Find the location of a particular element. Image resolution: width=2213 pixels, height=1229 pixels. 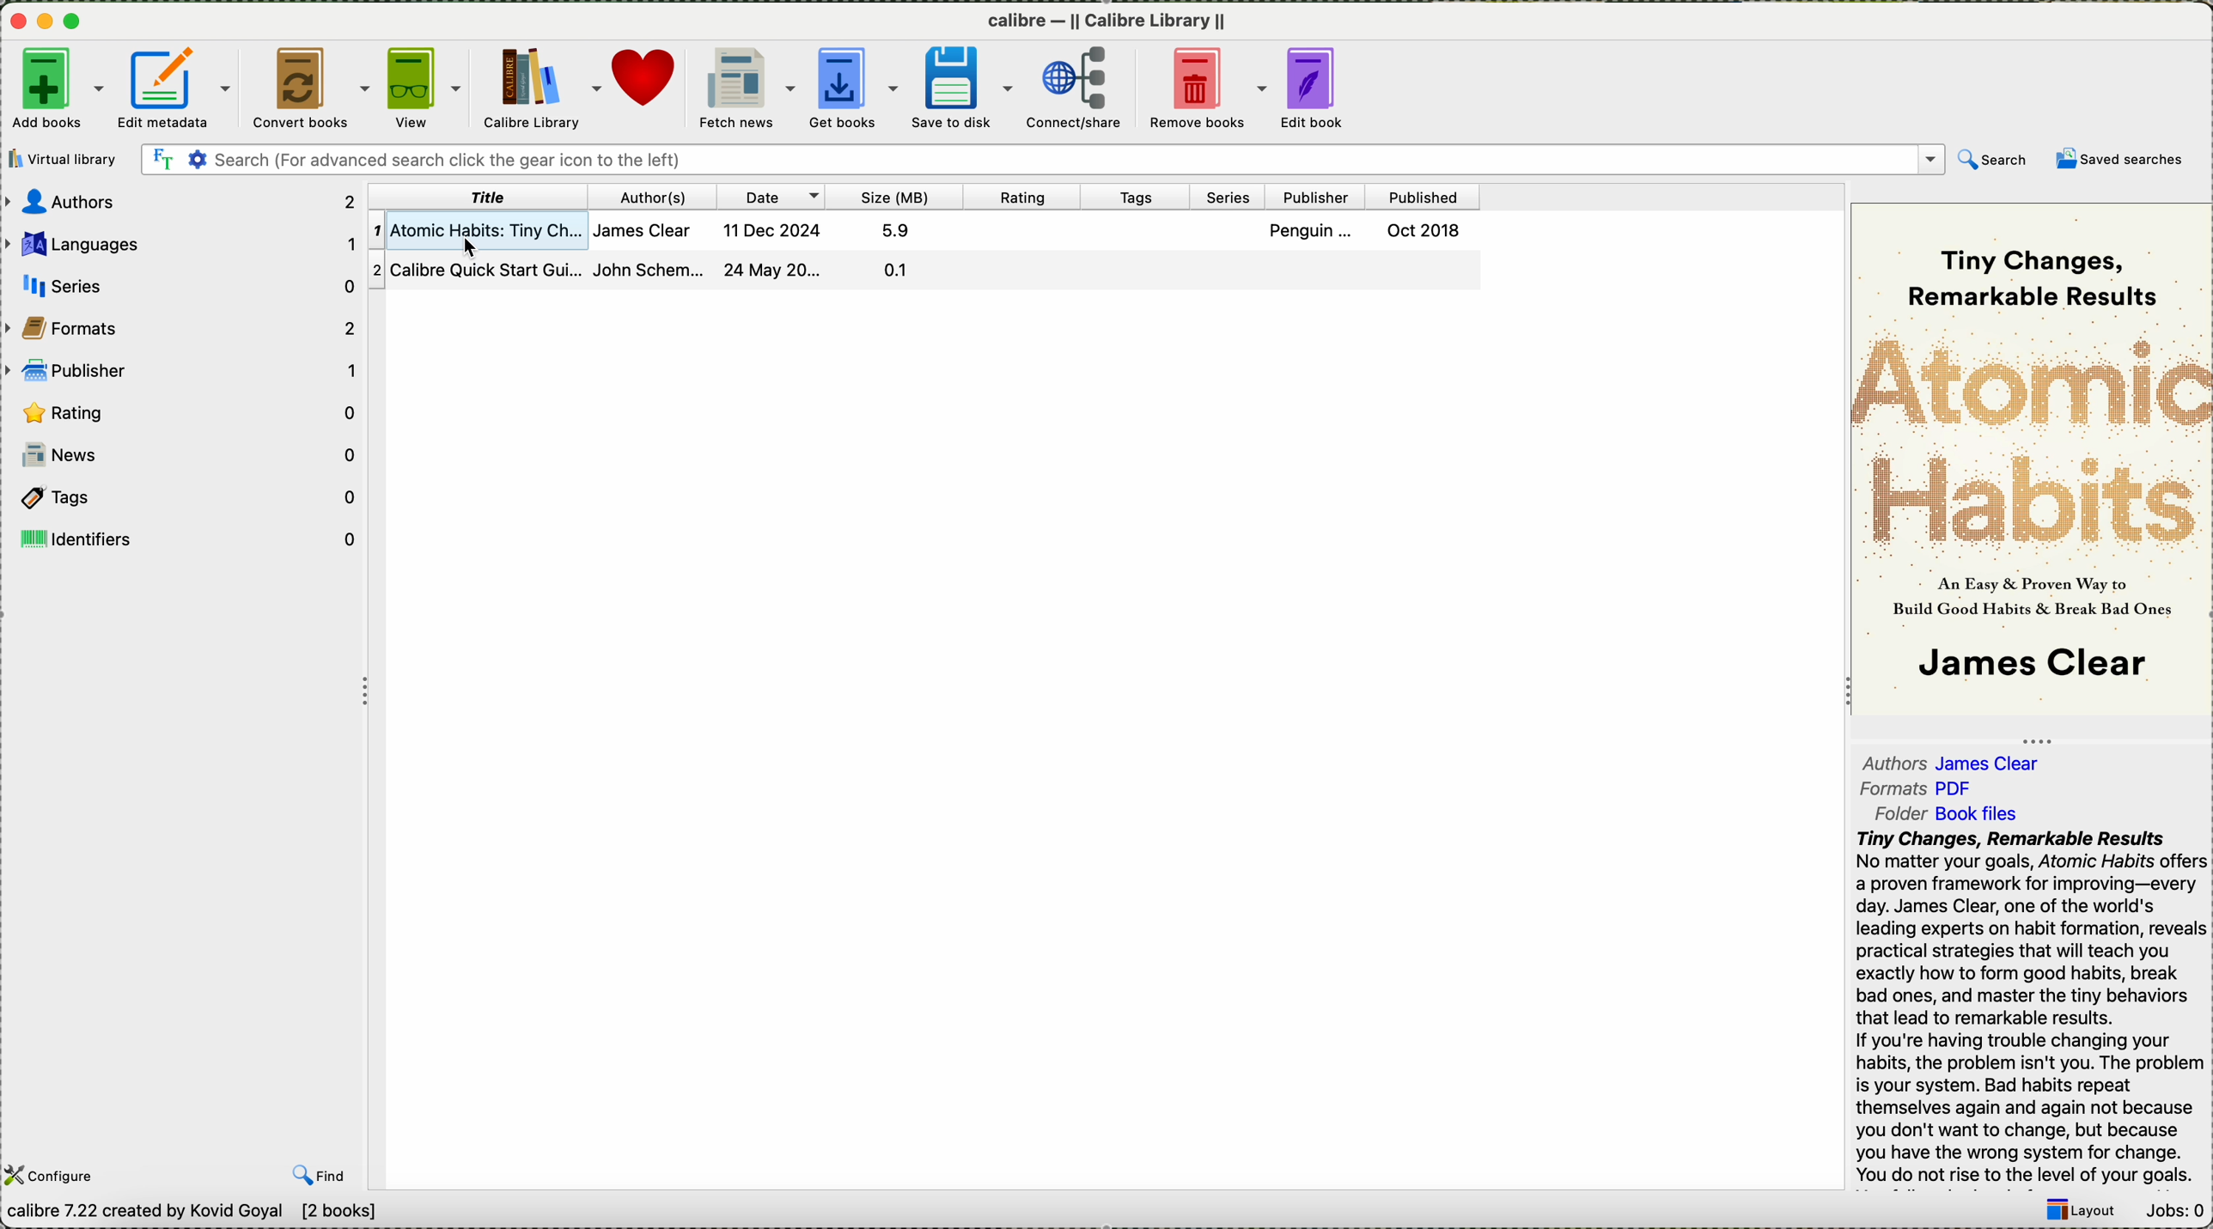

news is located at coordinates (186, 453).